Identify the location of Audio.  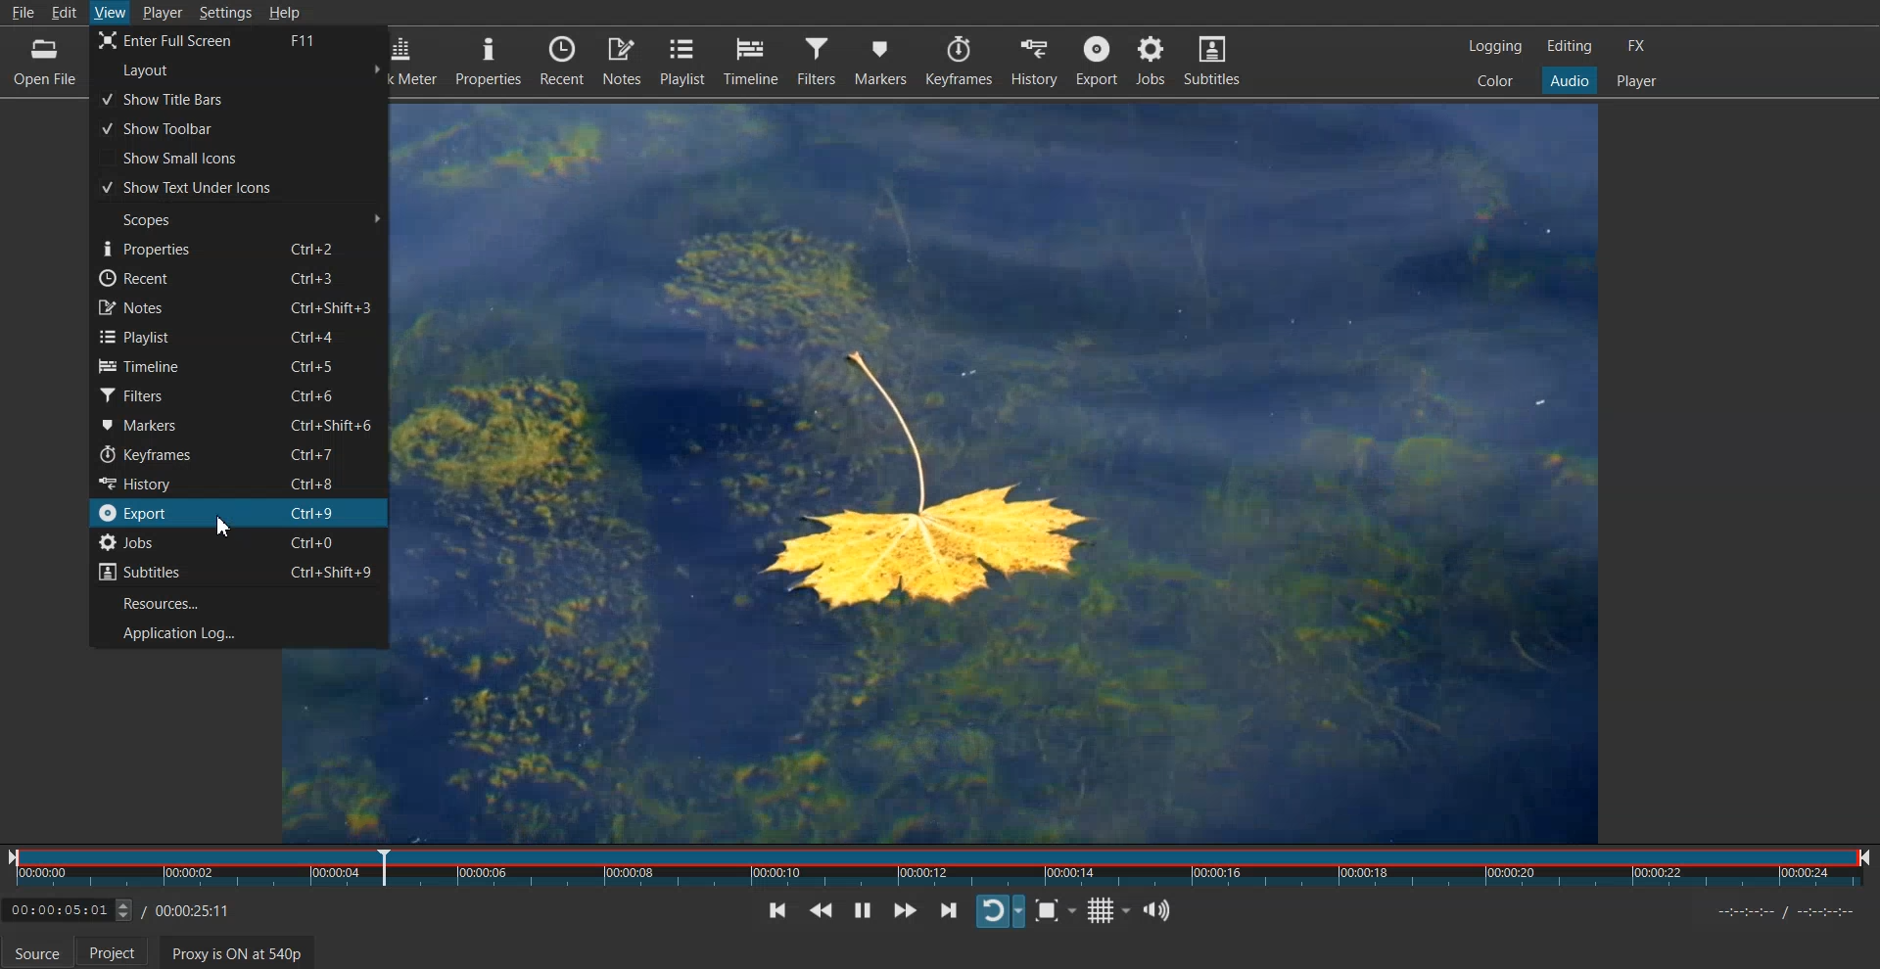
(1569, 79).